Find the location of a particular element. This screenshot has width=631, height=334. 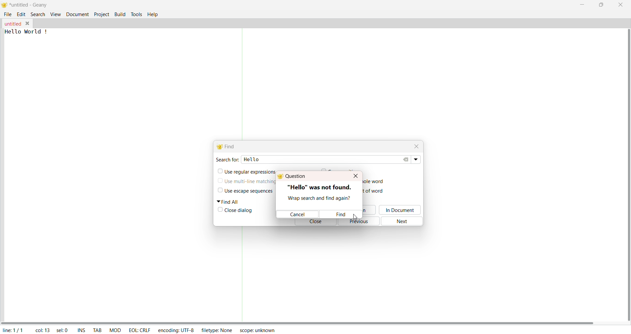

close is located at coordinates (315, 223).